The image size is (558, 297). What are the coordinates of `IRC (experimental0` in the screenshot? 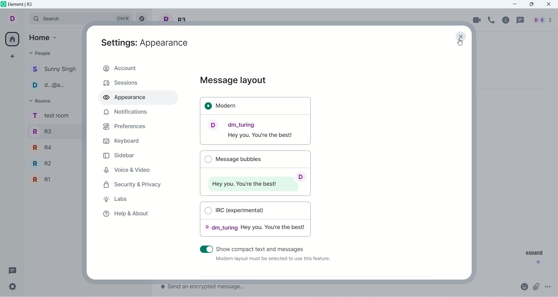 It's located at (256, 221).